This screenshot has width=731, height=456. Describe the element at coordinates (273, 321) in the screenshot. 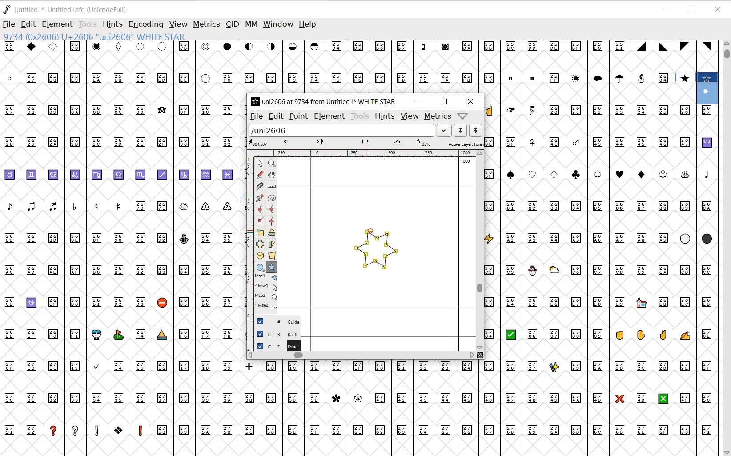

I see `GUIDE` at that location.